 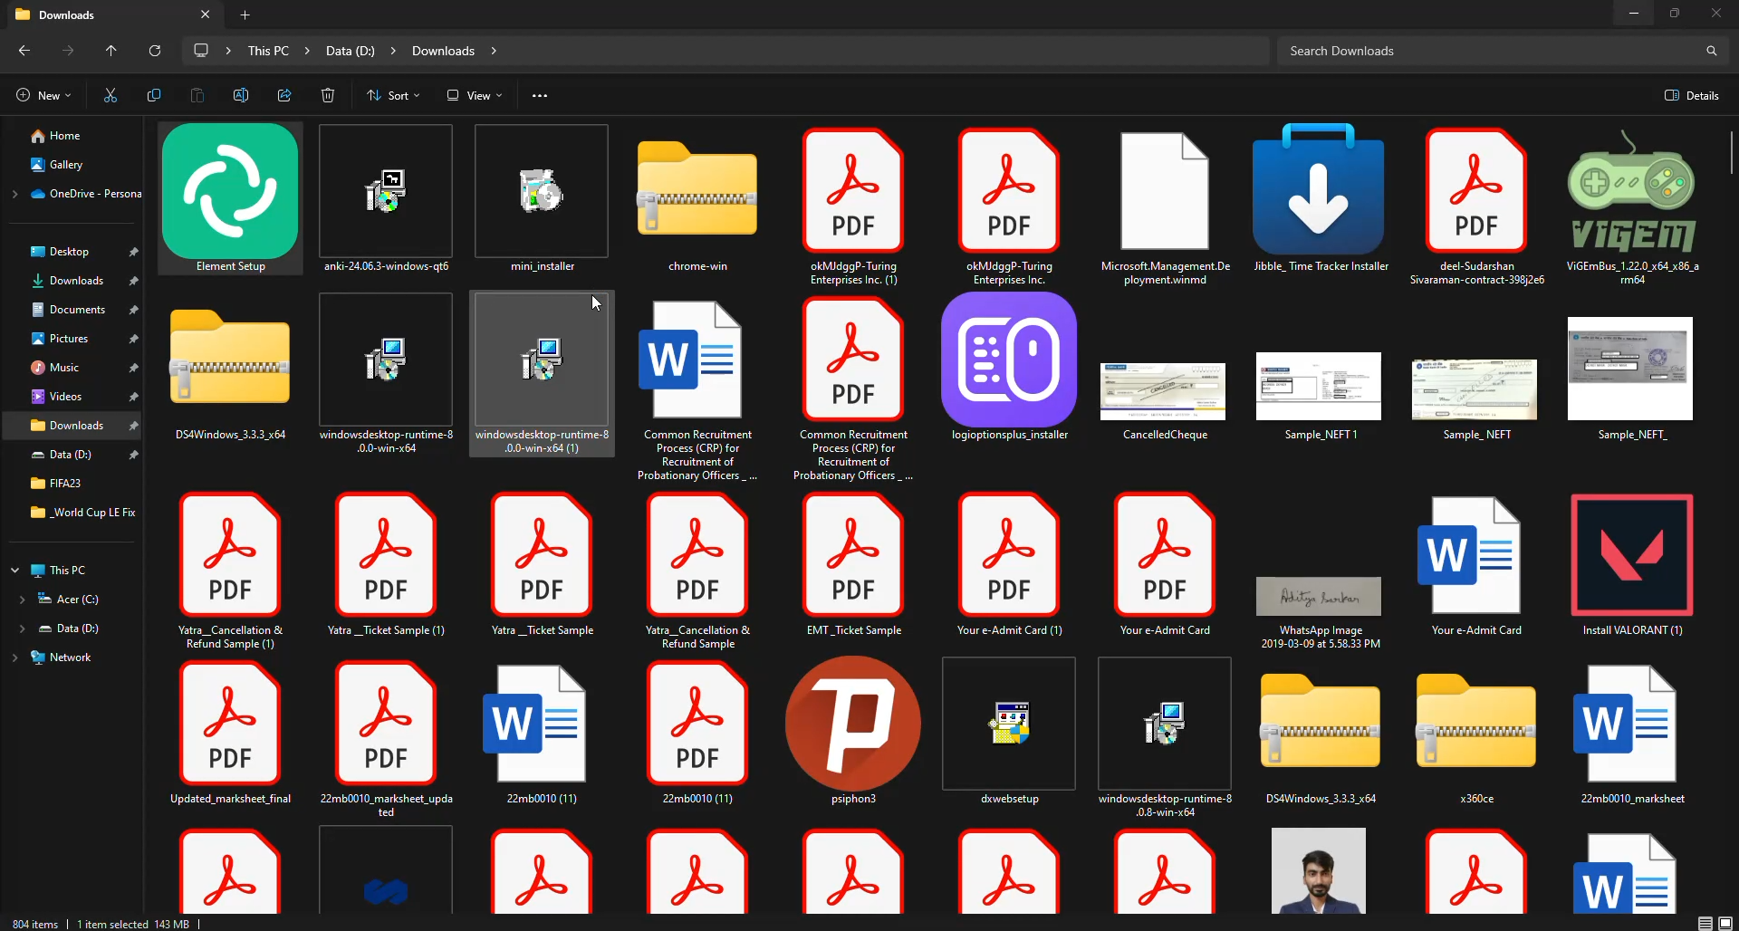 What do you see at coordinates (546, 197) in the screenshot?
I see `file` at bounding box center [546, 197].